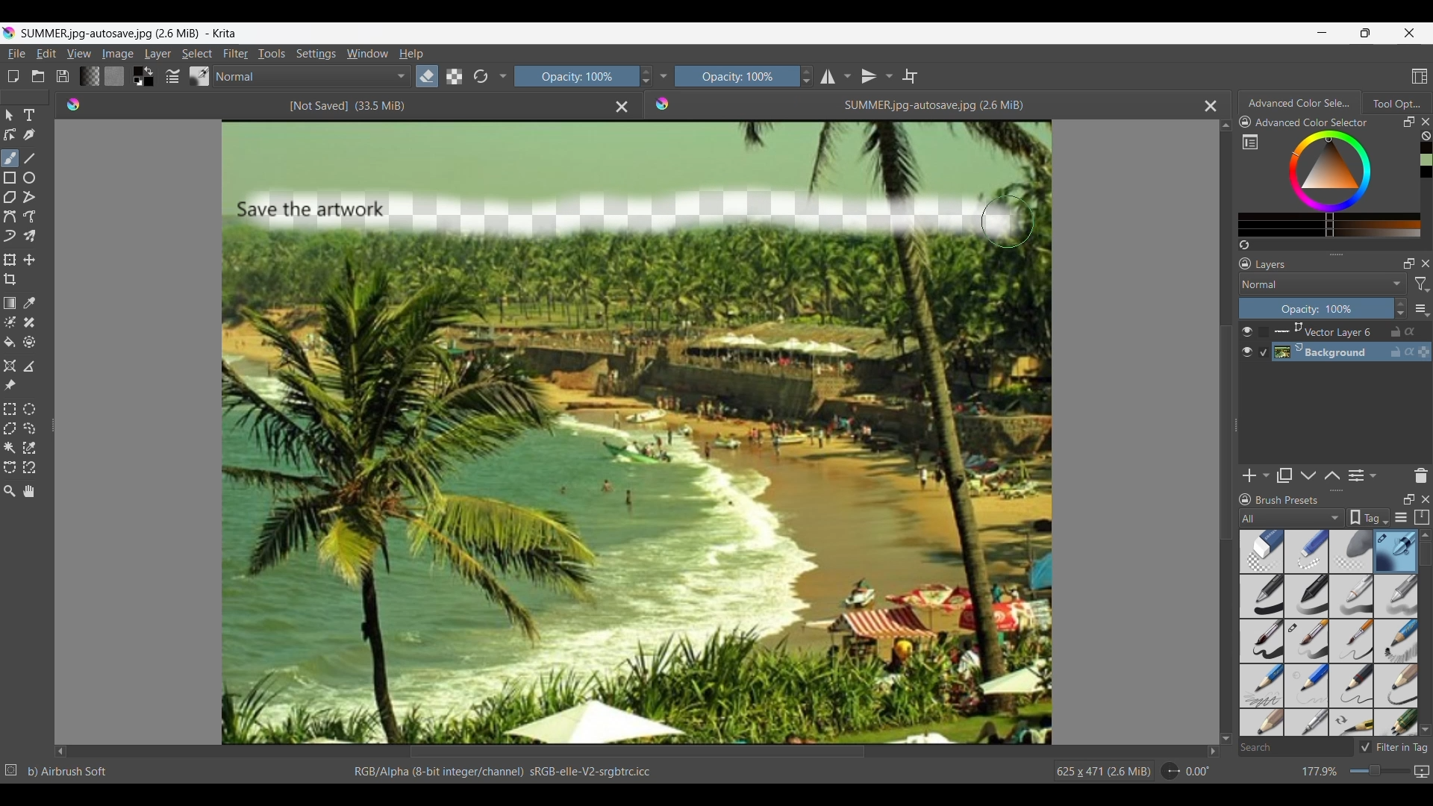 The height and width of the screenshot is (806, 1433). What do you see at coordinates (236, 54) in the screenshot?
I see `Filter` at bounding box center [236, 54].